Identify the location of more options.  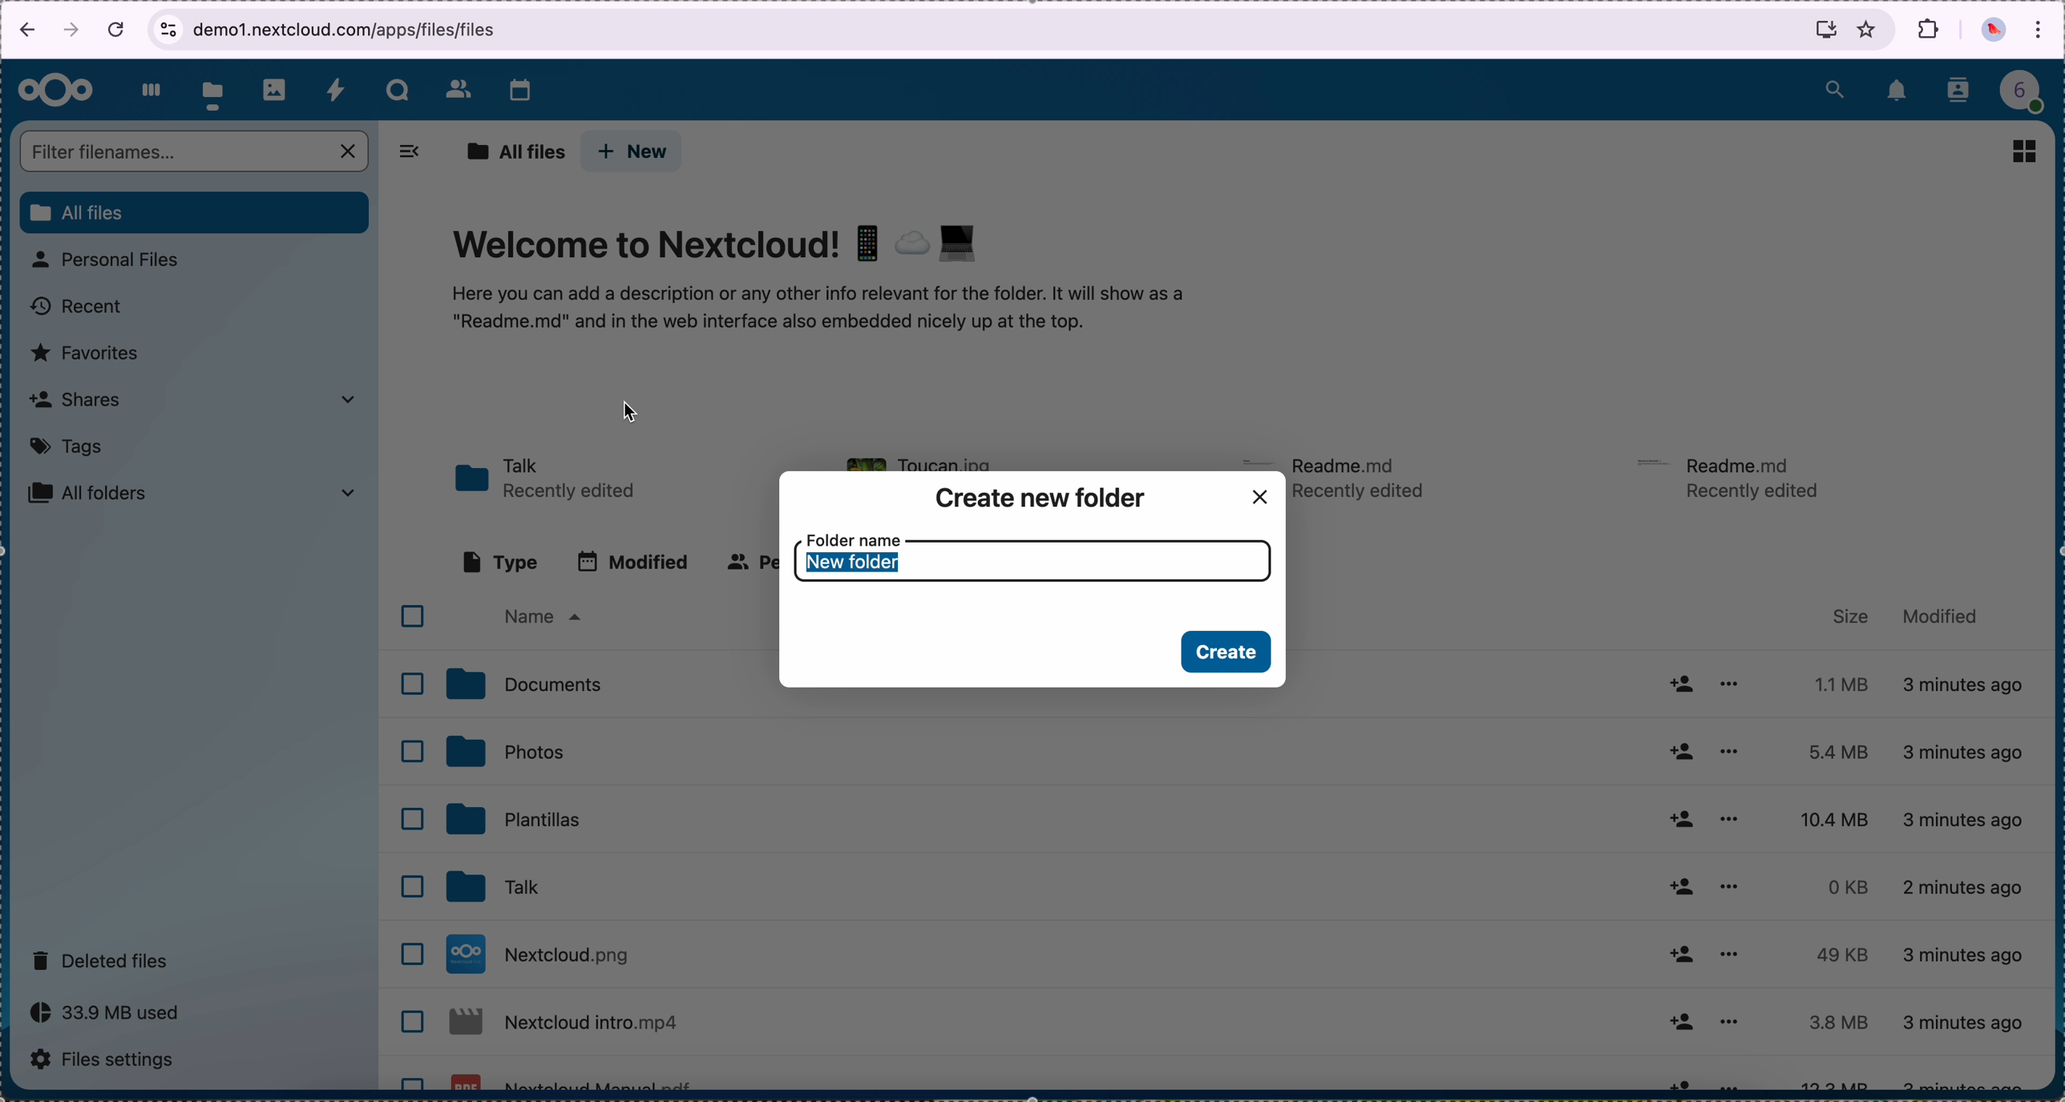
(1732, 949).